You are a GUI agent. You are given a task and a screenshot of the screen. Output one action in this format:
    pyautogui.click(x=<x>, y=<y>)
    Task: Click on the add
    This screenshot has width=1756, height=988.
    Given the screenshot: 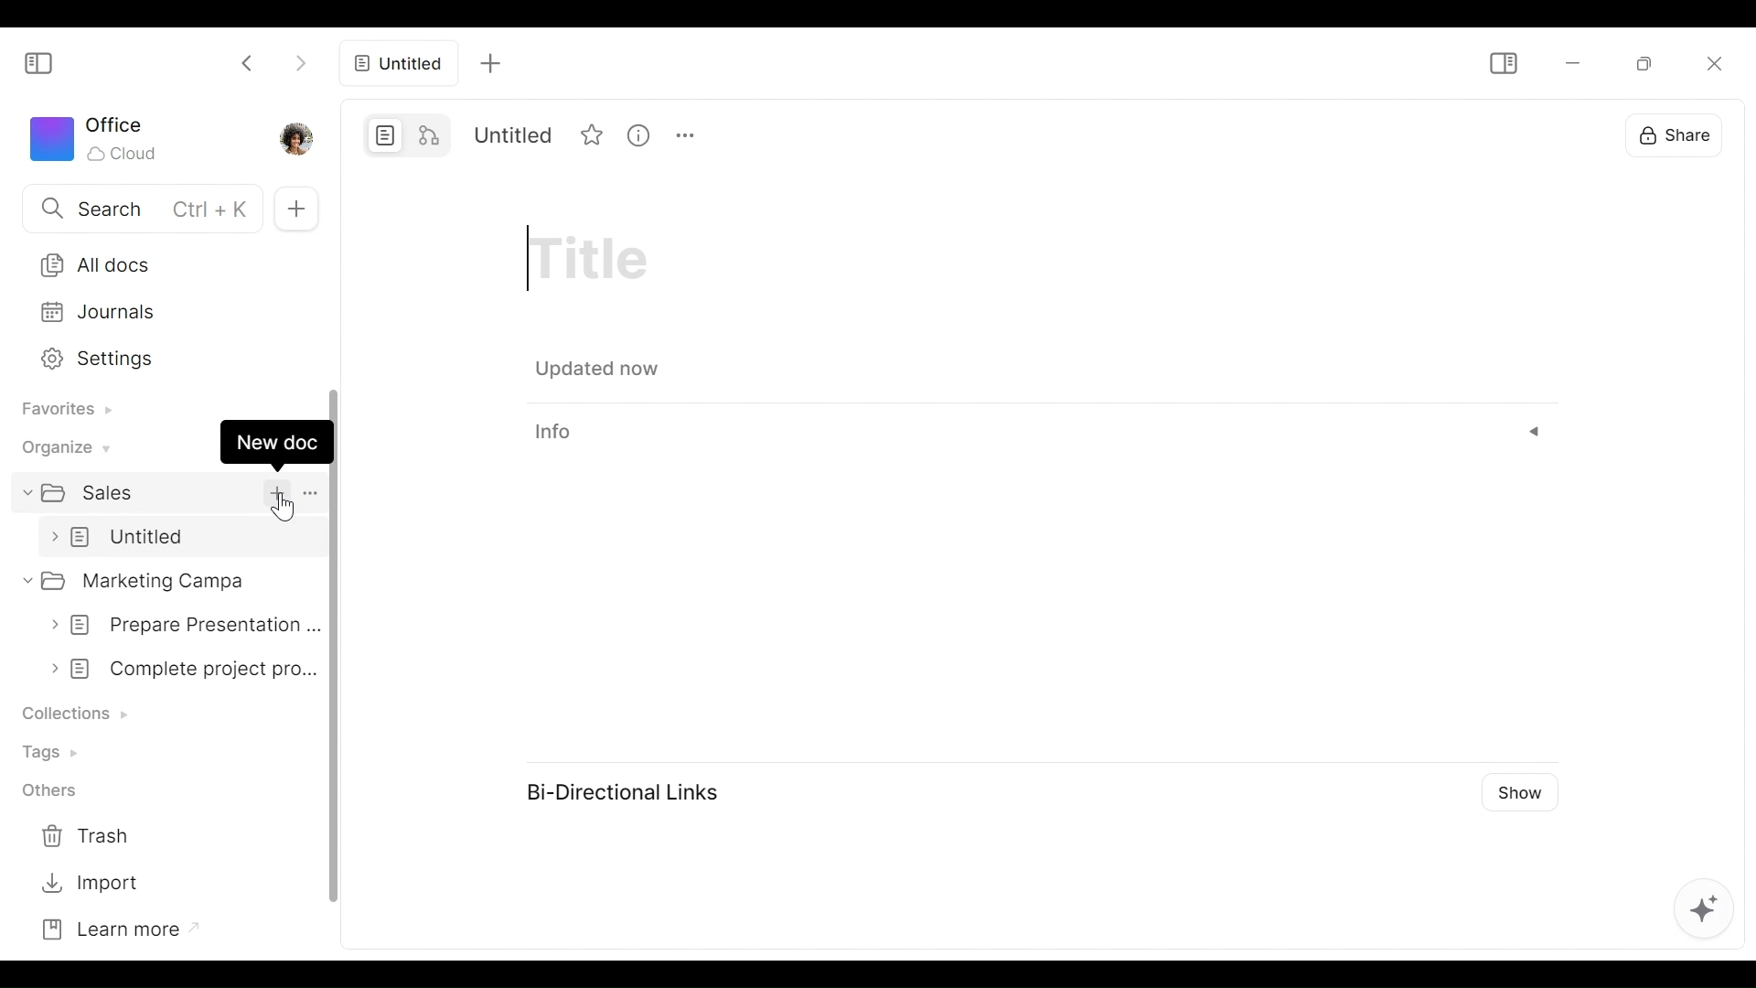 What is the action you would take?
    pyautogui.click(x=275, y=492)
    